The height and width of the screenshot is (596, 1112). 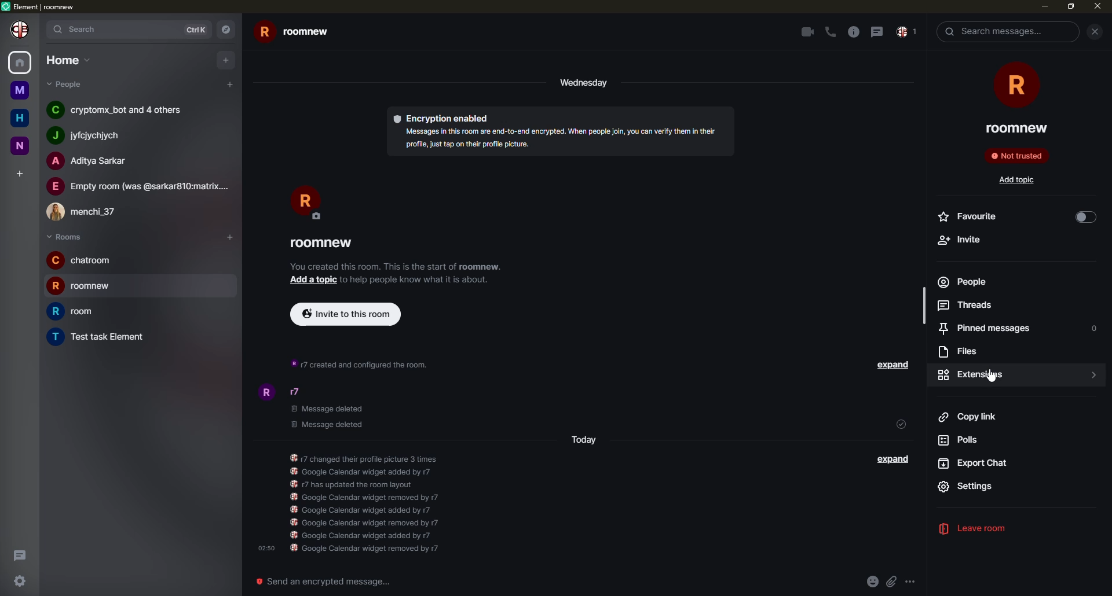 I want to click on people, so click(x=119, y=111).